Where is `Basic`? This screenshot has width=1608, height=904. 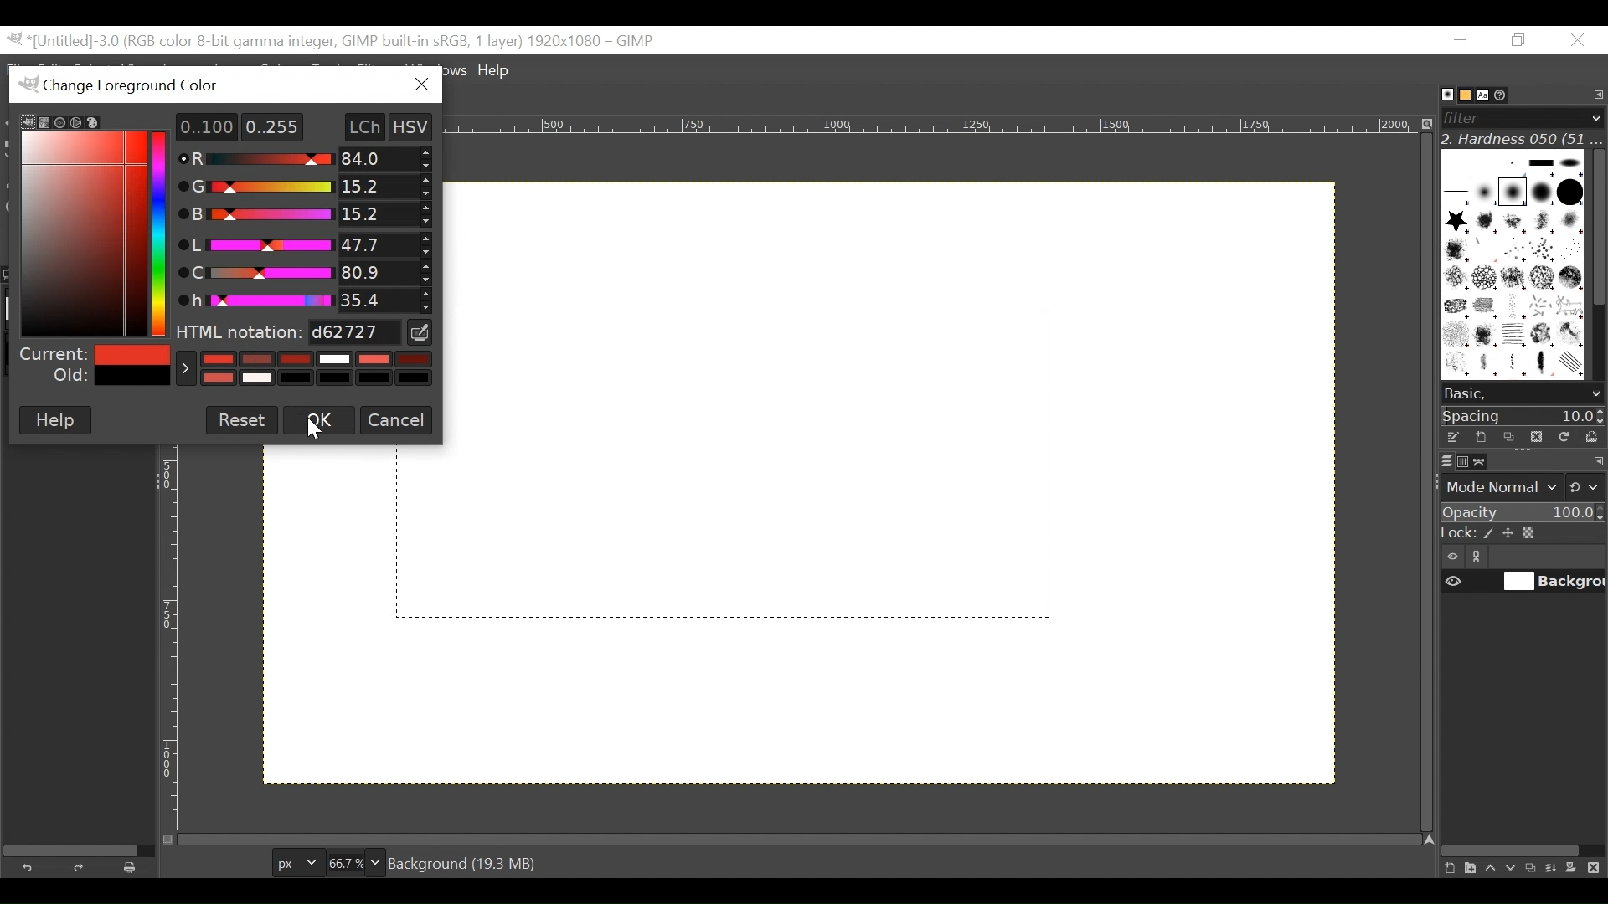
Basic is located at coordinates (1461, 95).